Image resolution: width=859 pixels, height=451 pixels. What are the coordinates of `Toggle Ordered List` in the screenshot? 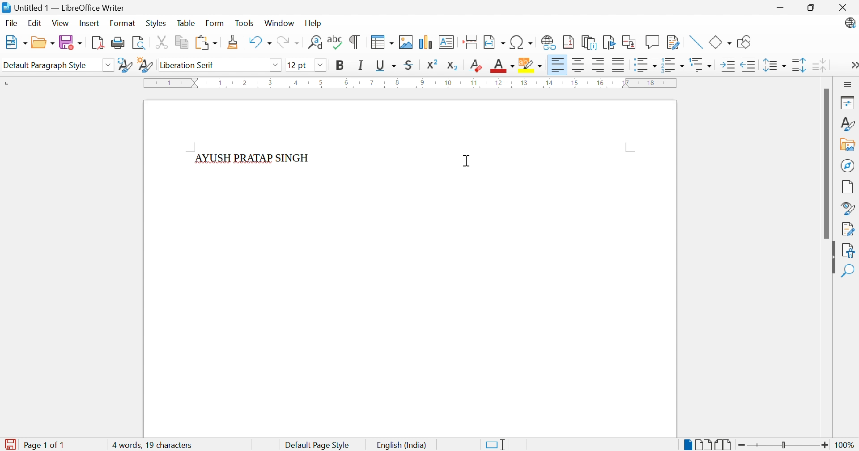 It's located at (673, 64).